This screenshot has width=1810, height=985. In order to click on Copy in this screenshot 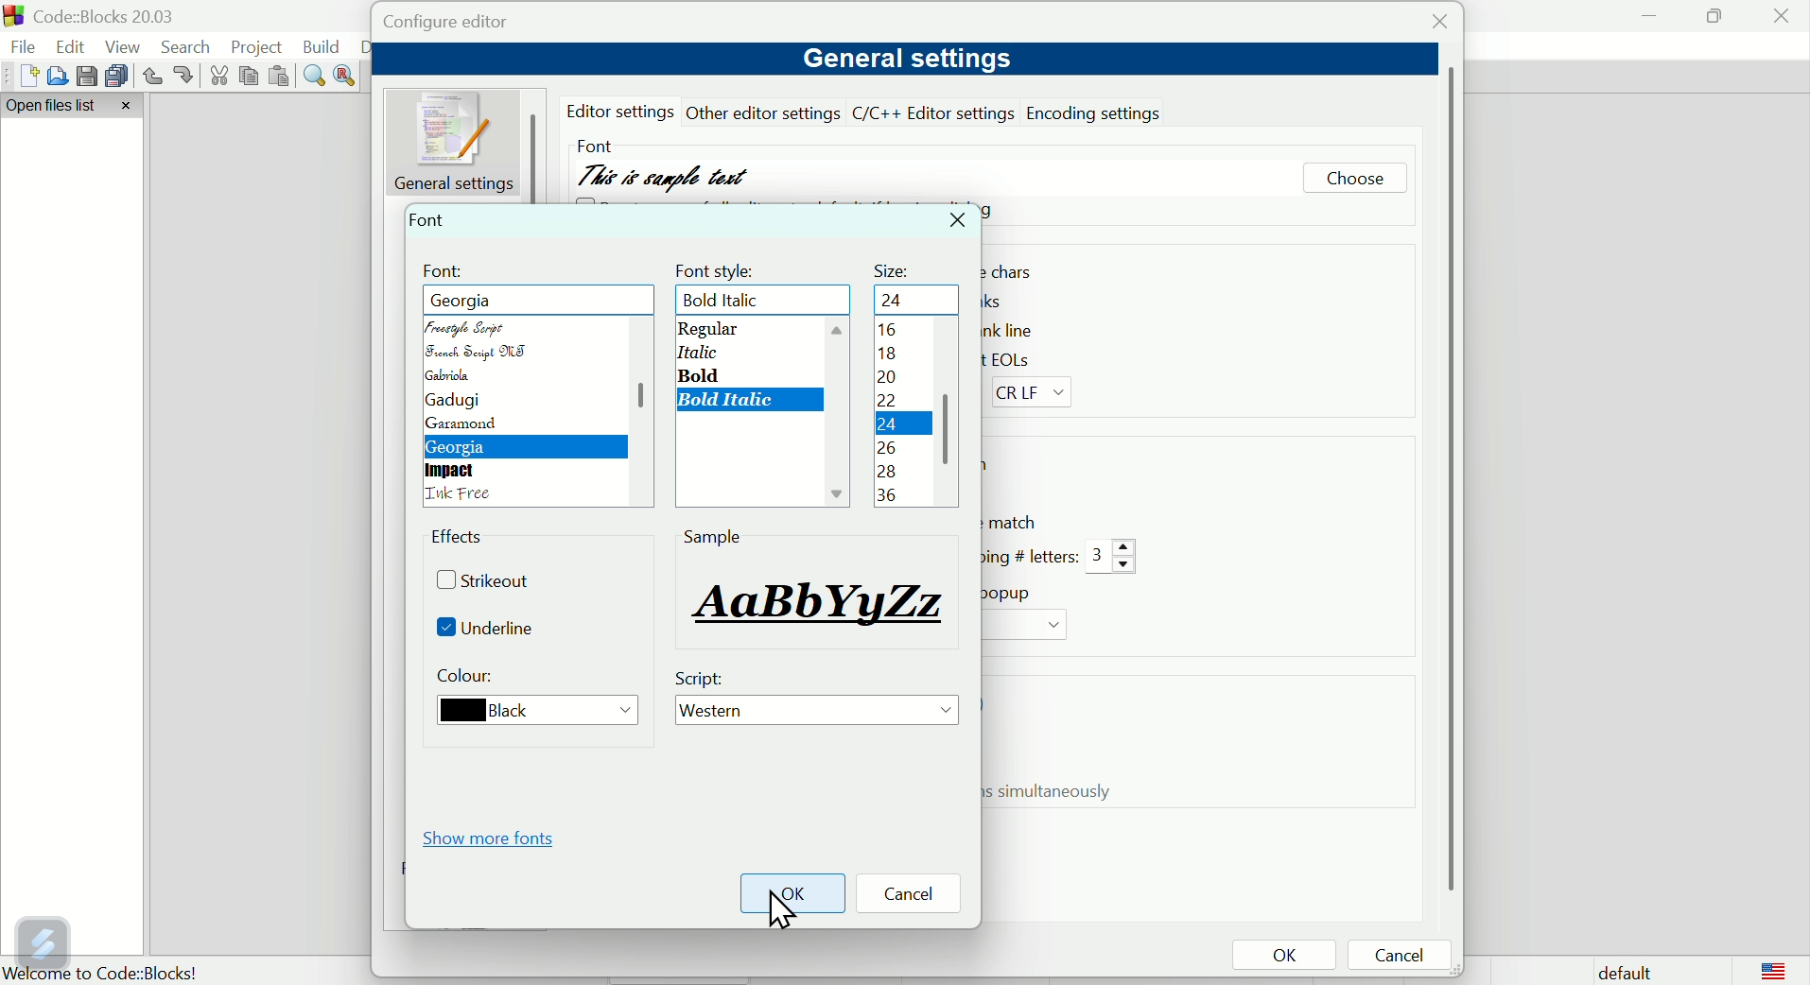, I will do `click(250, 77)`.